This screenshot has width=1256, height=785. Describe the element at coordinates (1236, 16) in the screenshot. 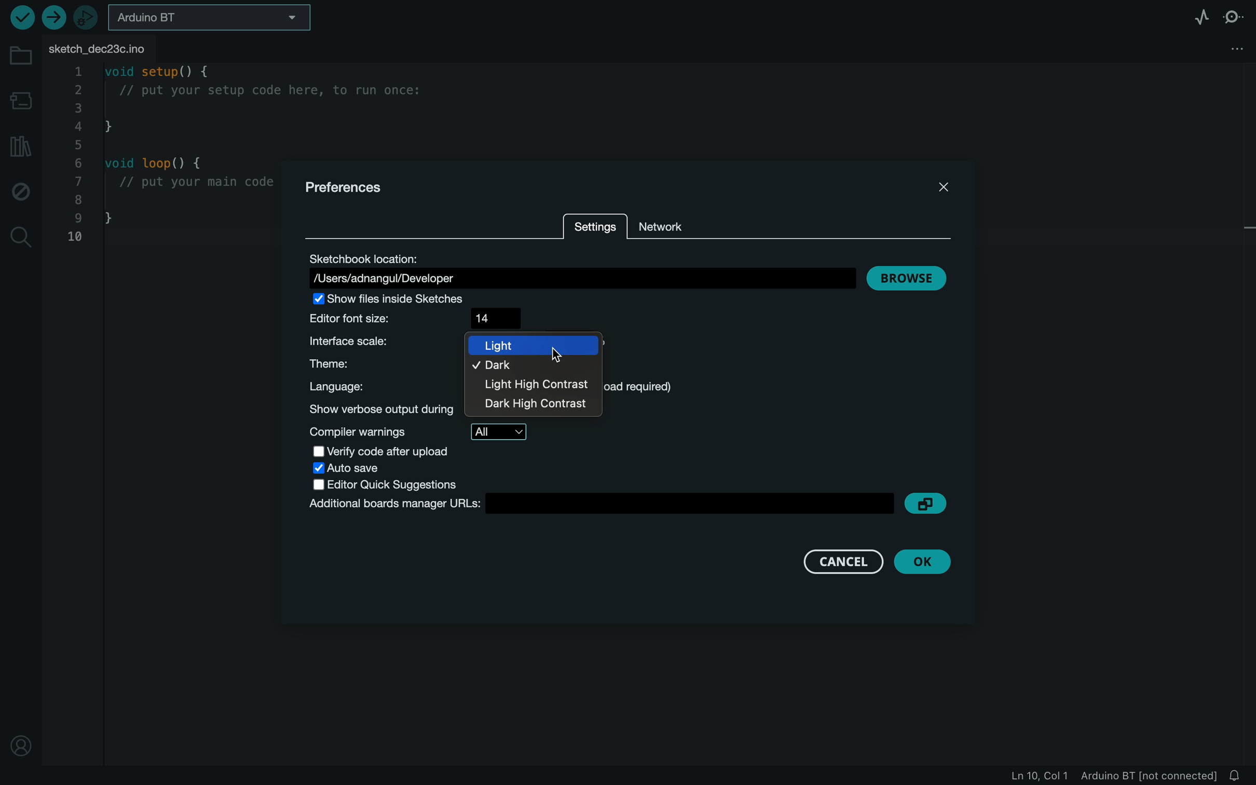

I see `serial monitor` at that location.